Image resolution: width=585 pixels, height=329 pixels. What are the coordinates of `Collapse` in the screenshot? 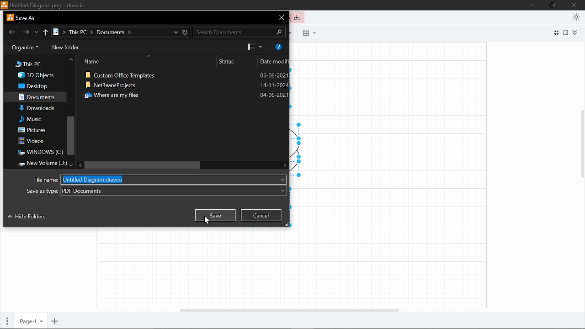 It's located at (574, 32).